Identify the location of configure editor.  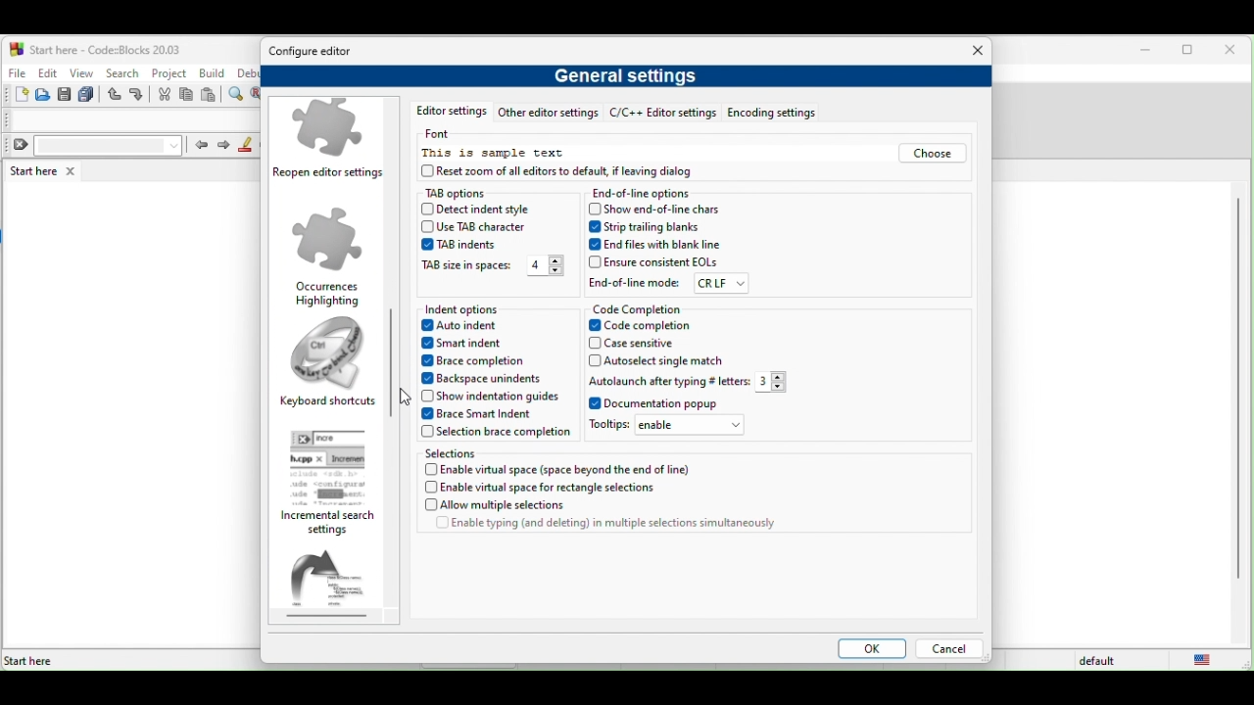
(316, 52).